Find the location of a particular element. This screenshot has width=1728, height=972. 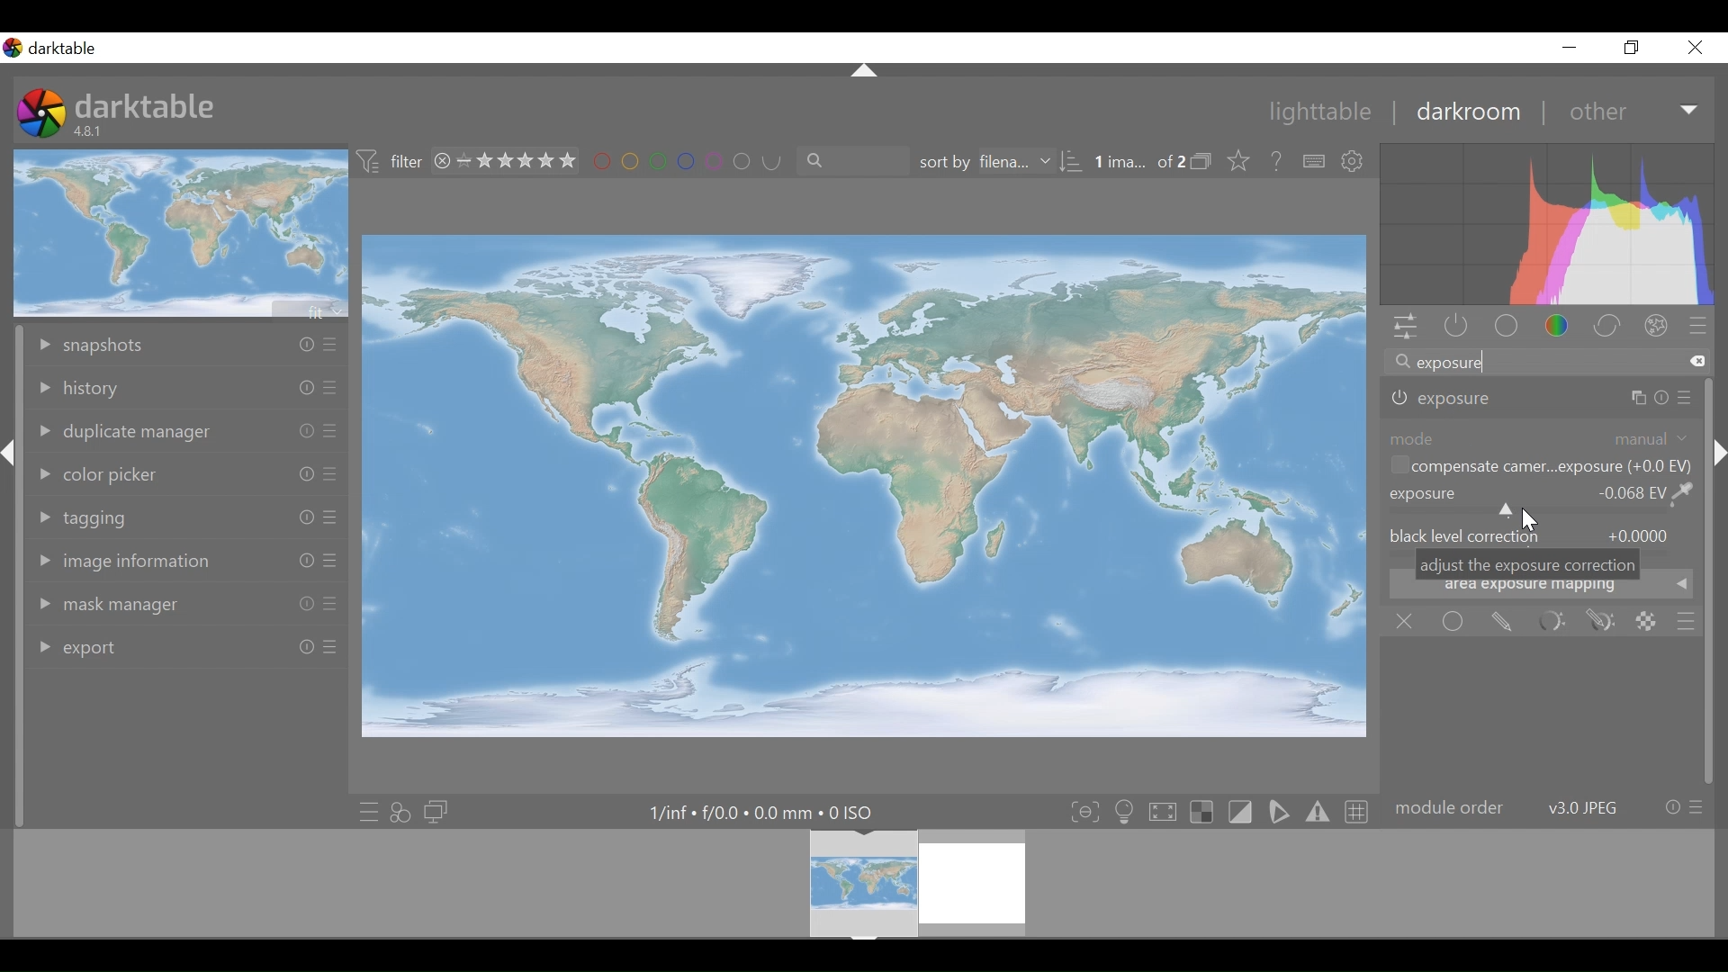

search bar is located at coordinates (1546, 360).